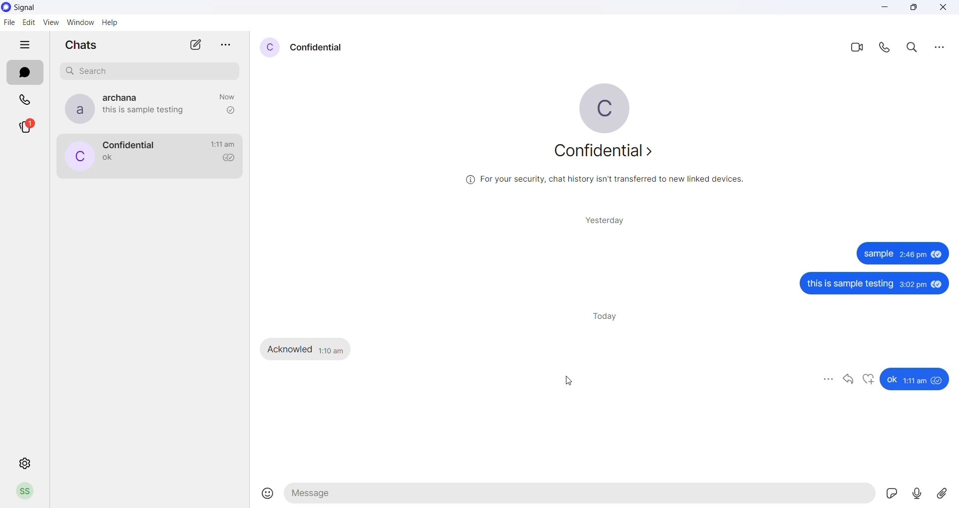 This screenshot has width=959, height=508. Describe the element at coordinates (869, 380) in the screenshot. I see `add reaction` at that location.